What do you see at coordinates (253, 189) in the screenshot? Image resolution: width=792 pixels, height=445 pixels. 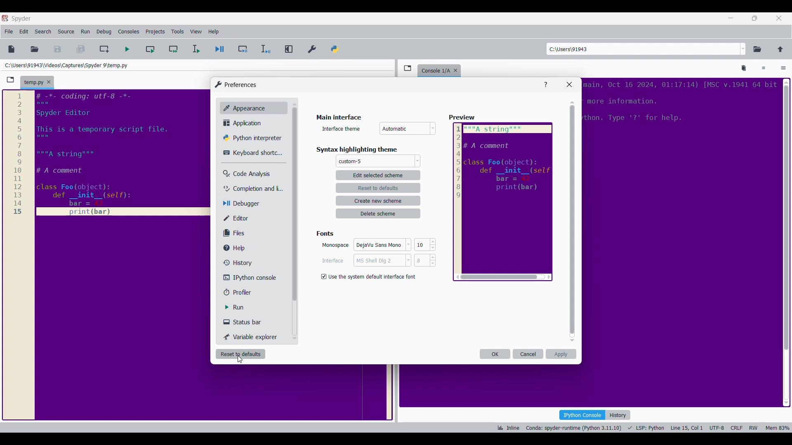 I see `Completion and linting` at bounding box center [253, 189].